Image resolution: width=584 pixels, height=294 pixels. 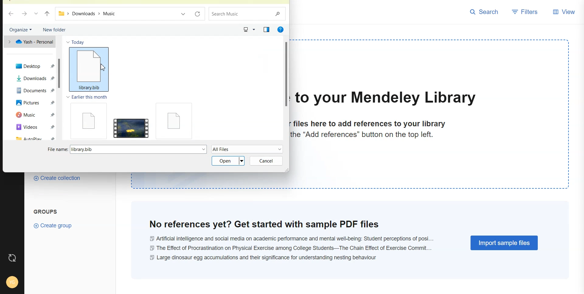 What do you see at coordinates (47, 13) in the screenshot?
I see `Upto` at bounding box center [47, 13].